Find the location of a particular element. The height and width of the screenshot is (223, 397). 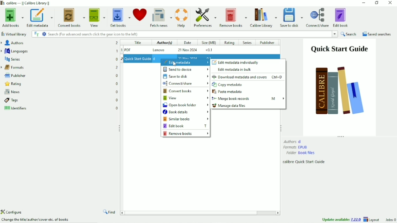

Horizontal scrollbar is located at coordinates (193, 212).